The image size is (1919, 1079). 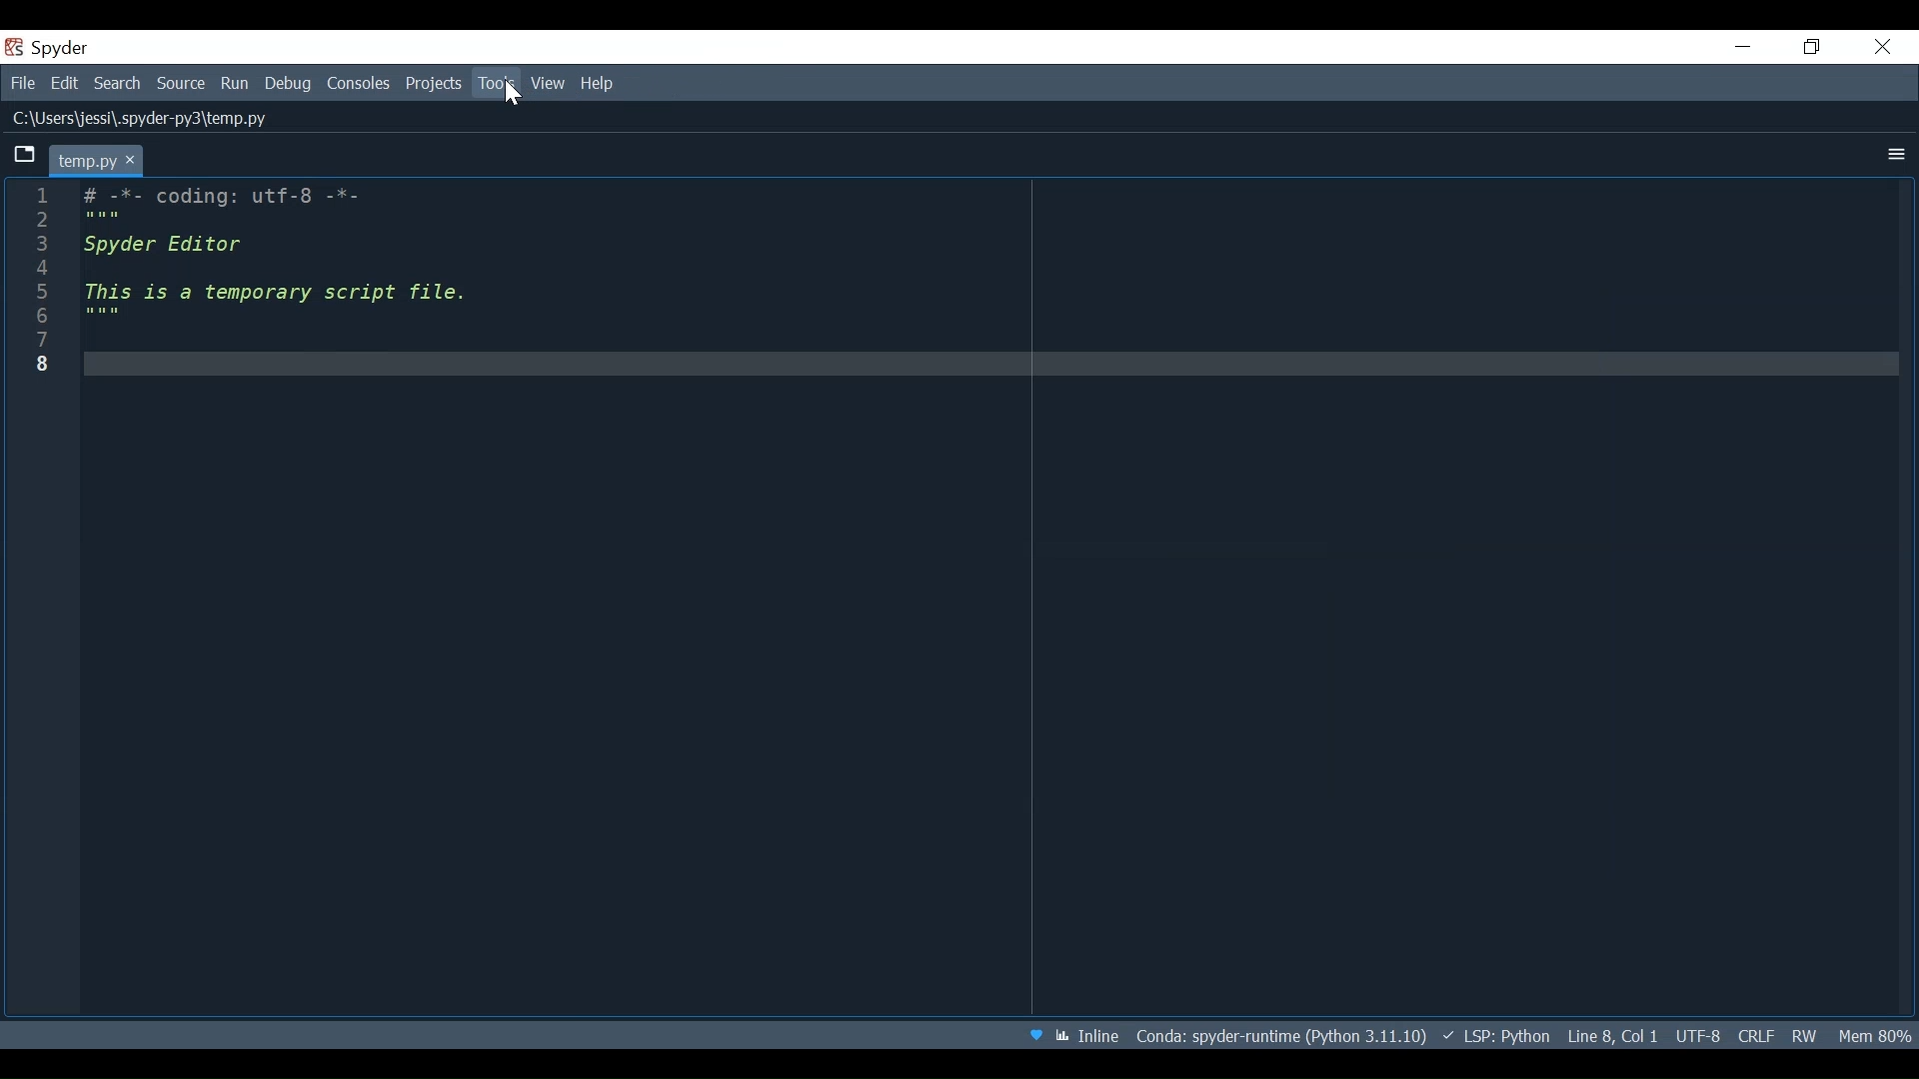 I want to click on Toggle inline and interactive Matplotlib plotting, so click(x=1101, y=1036).